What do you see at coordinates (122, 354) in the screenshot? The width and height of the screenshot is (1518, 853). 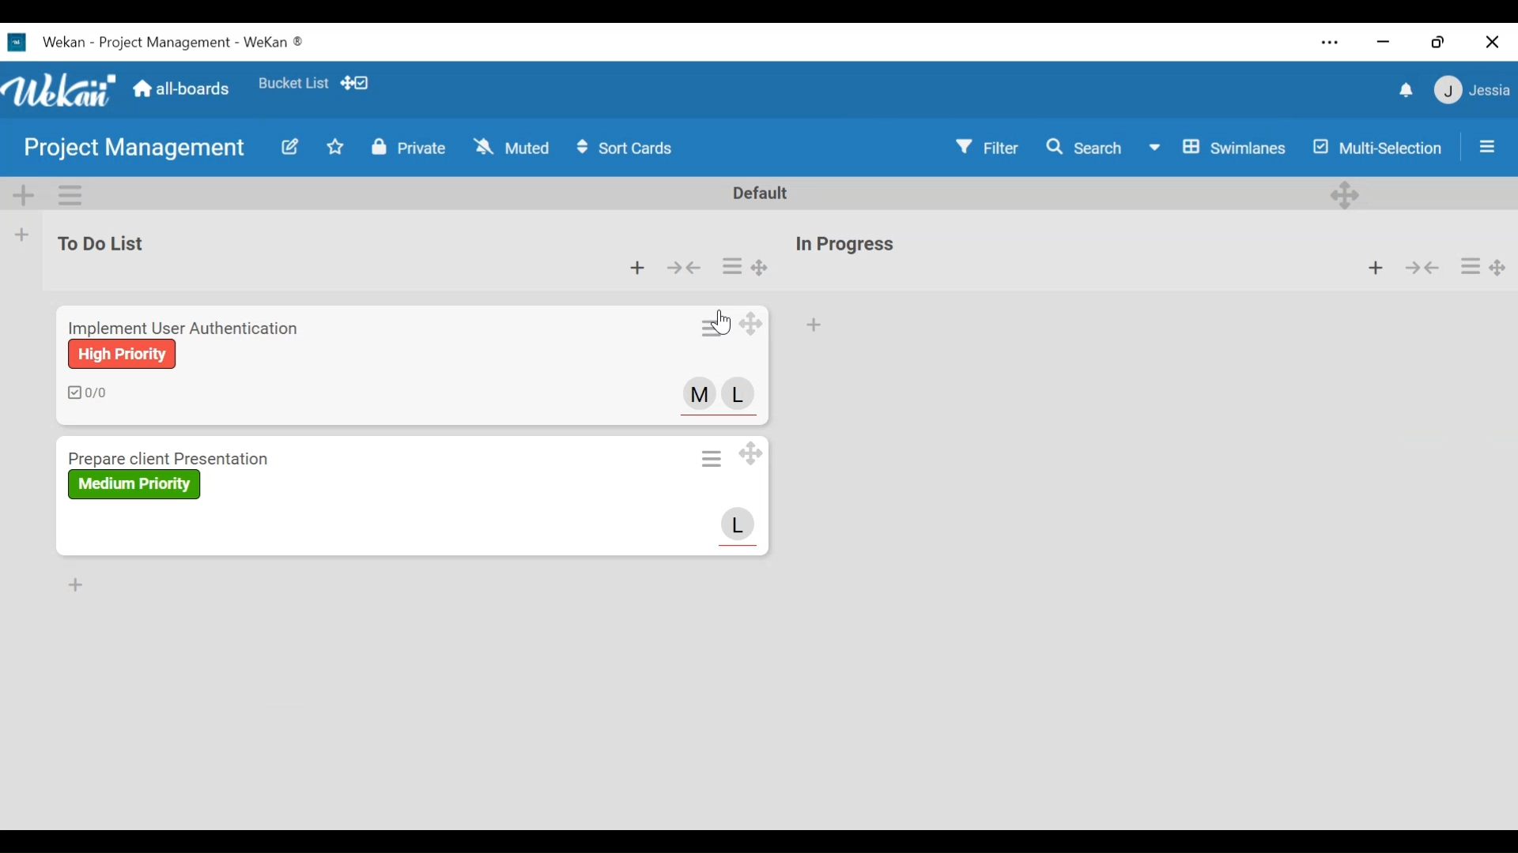 I see `label` at bounding box center [122, 354].